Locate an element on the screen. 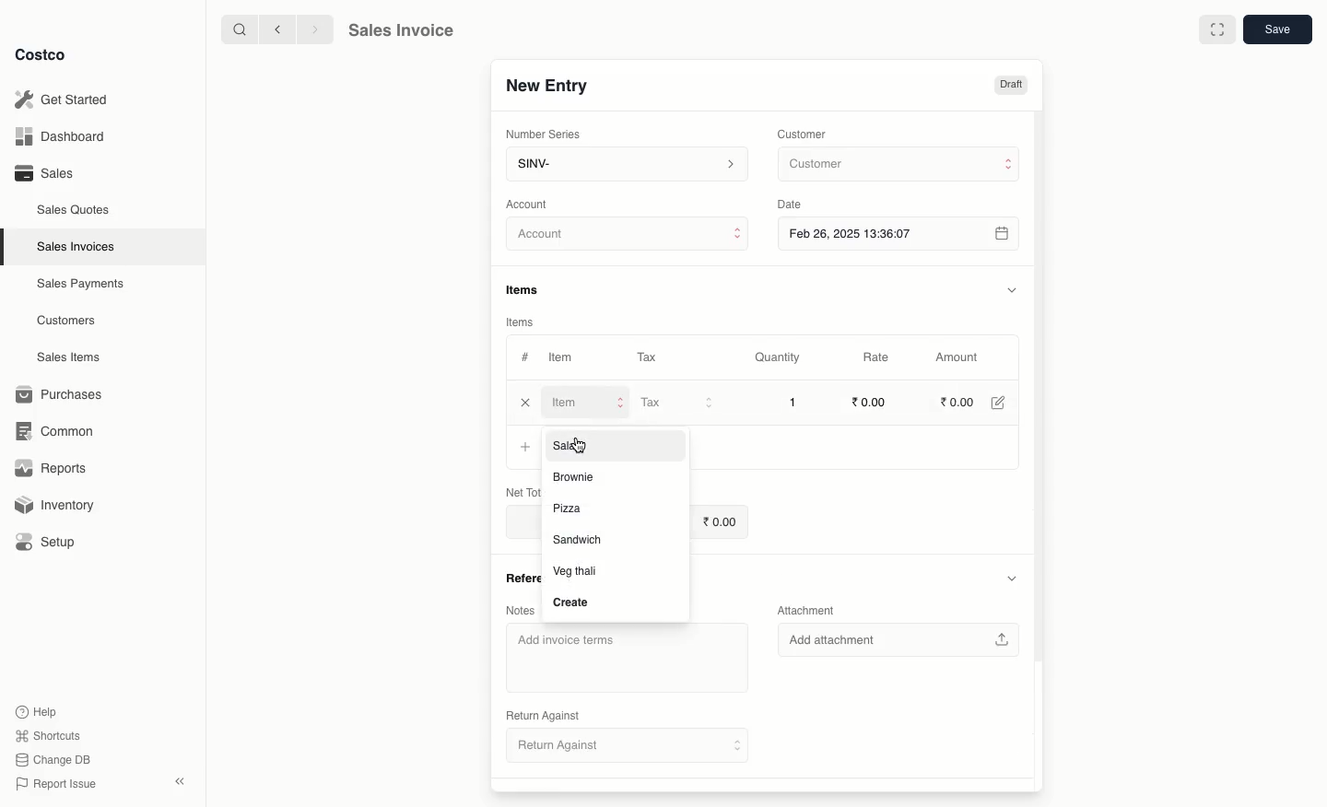 This screenshot has width=1327, height=807. Items is located at coordinates (521, 322).